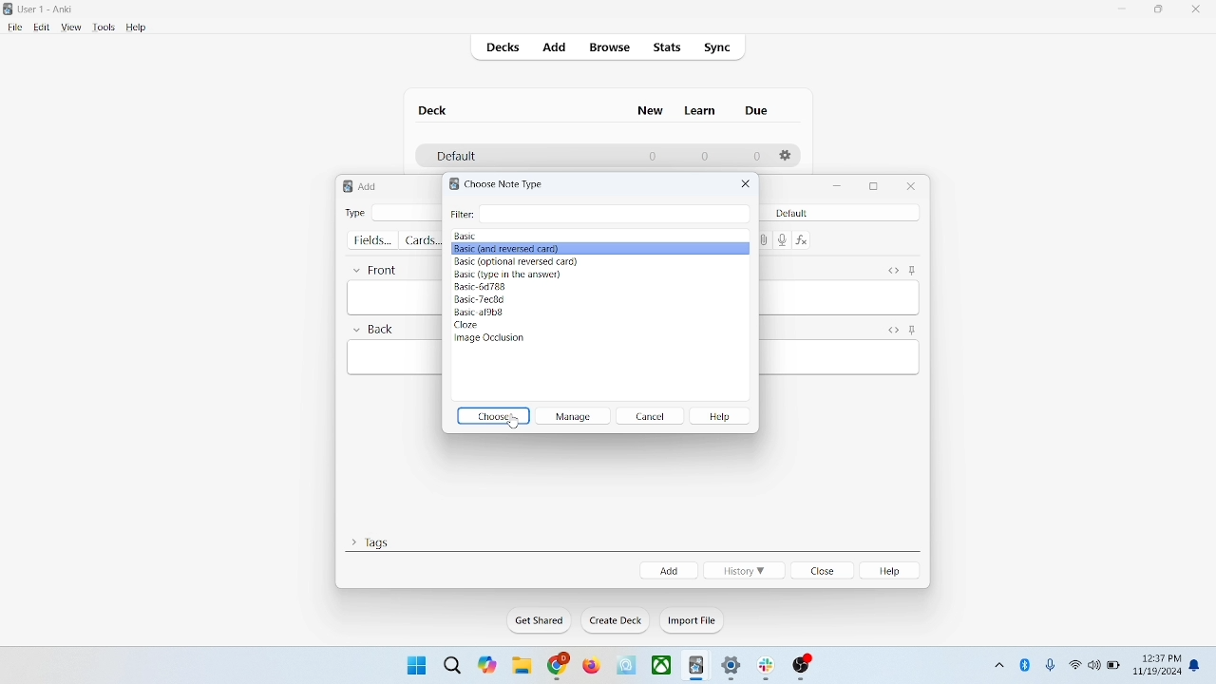  I want to click on icon, so click(697, 667).